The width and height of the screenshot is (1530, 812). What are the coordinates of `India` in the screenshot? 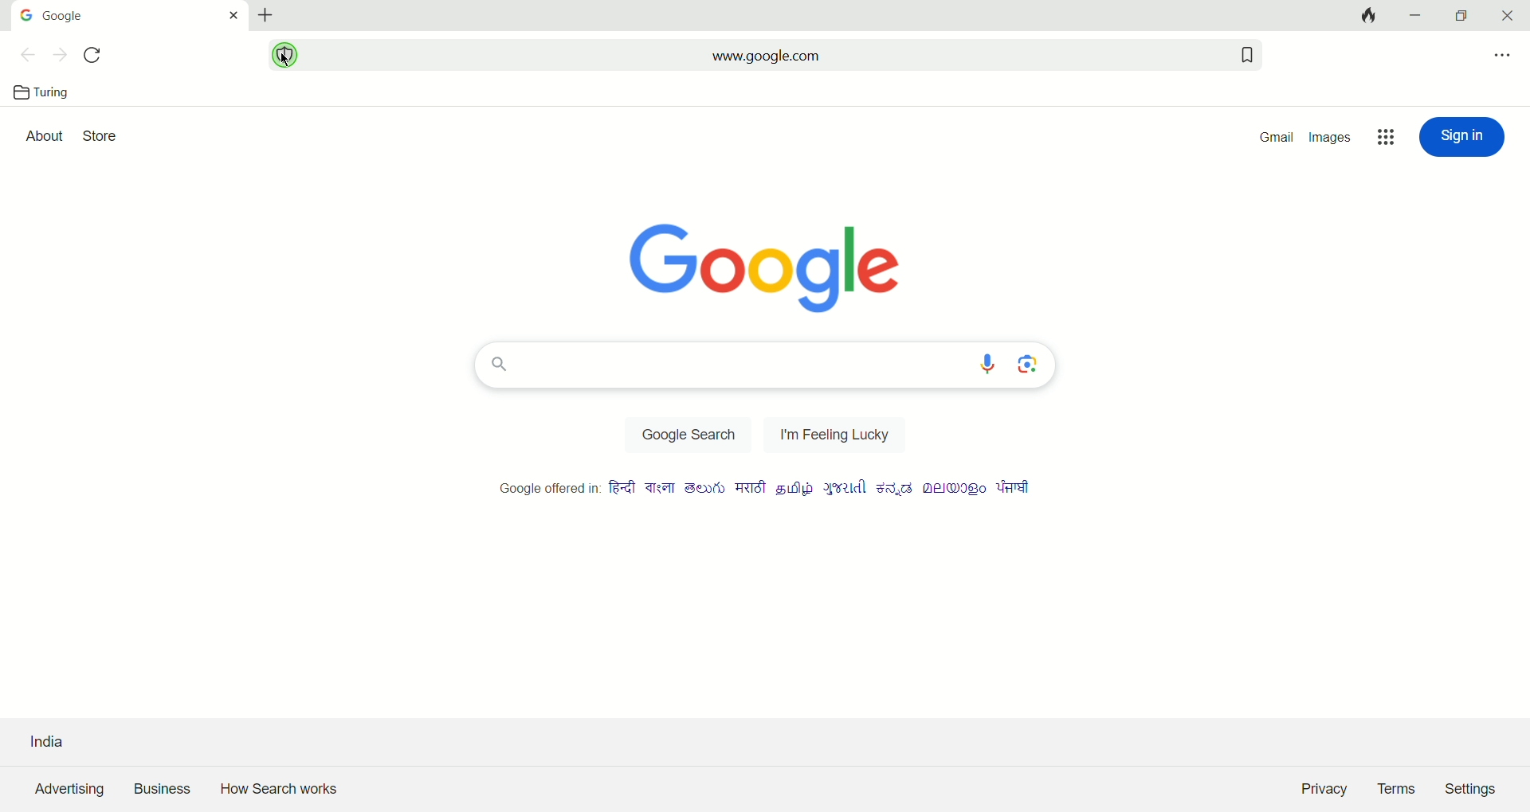 It's located at (48, 732).